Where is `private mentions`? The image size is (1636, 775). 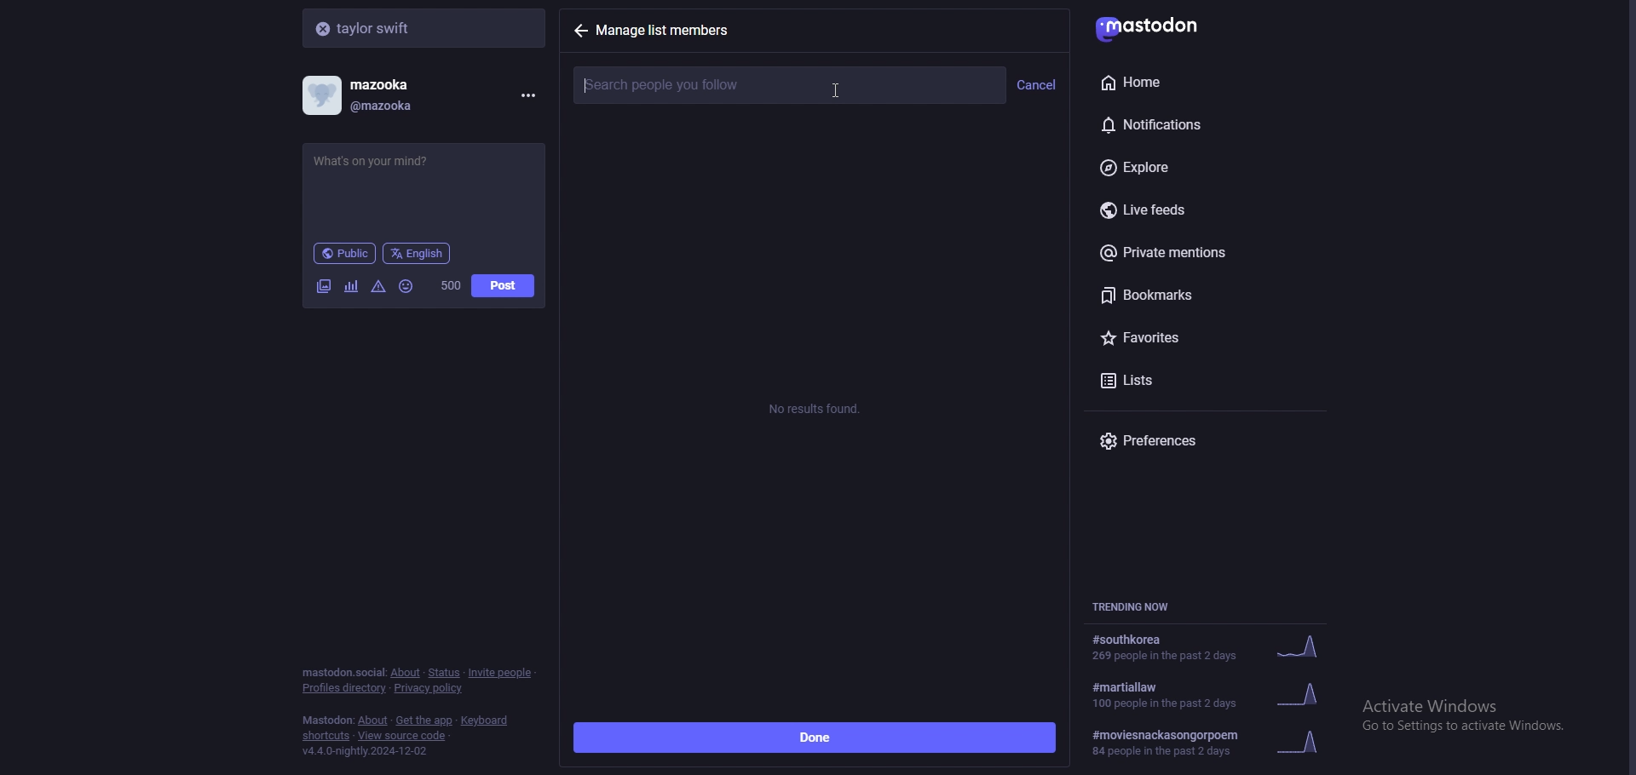 private mentions is located at coordinates (1203, 252).